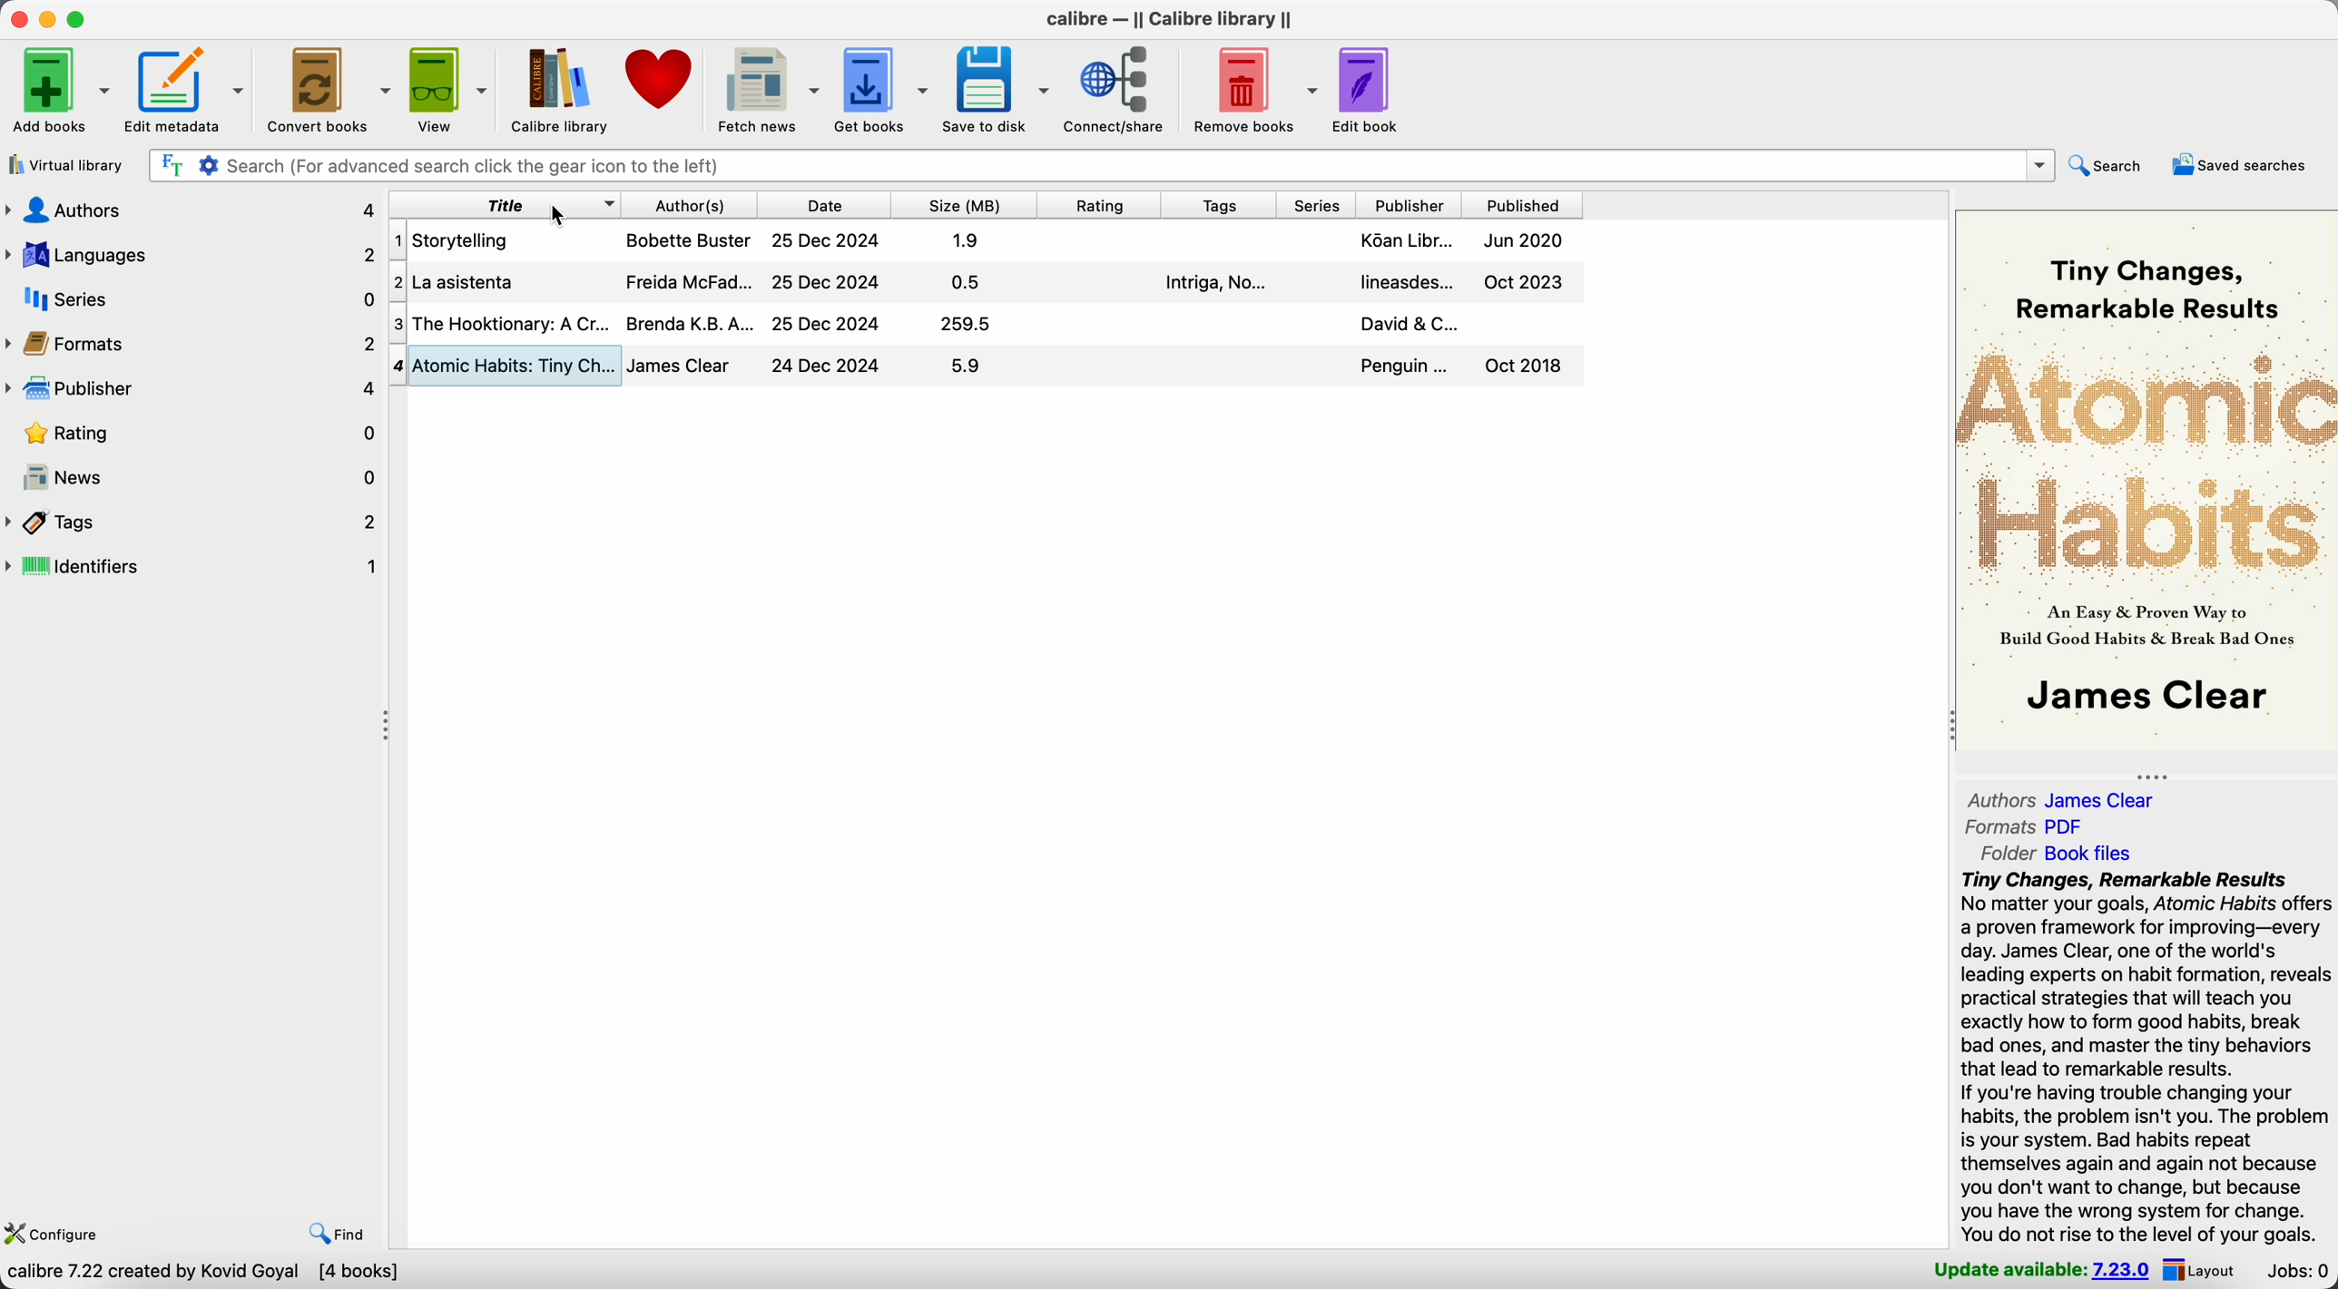  What do you see at coordinates (2031, 827) in the screenshot?
I see `formats PDF` at bounding box center [2031, 827].